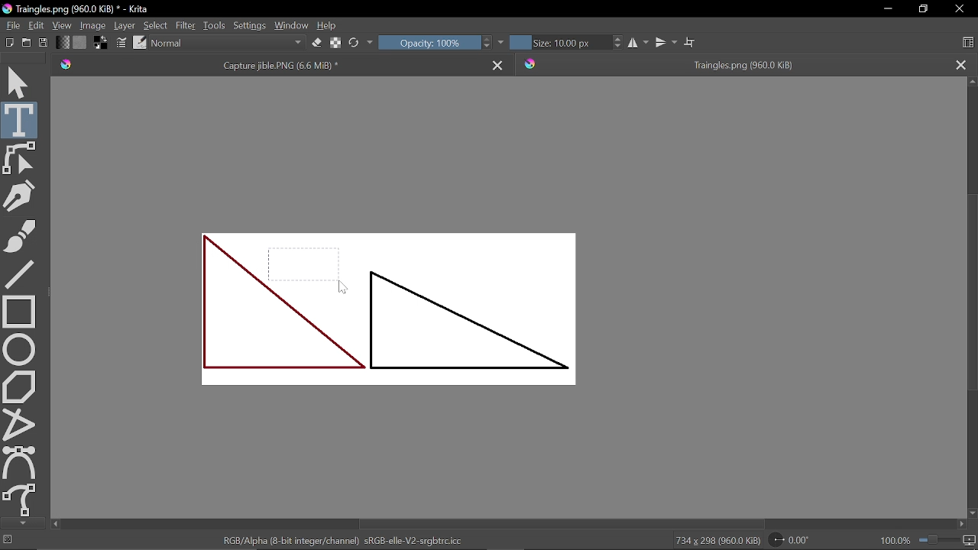 The height and width of the screenshot is (550, 978). What do you see at coordinates (8, 44) in the screenshot?
I see `New document ` at bounding box center [8, 44].